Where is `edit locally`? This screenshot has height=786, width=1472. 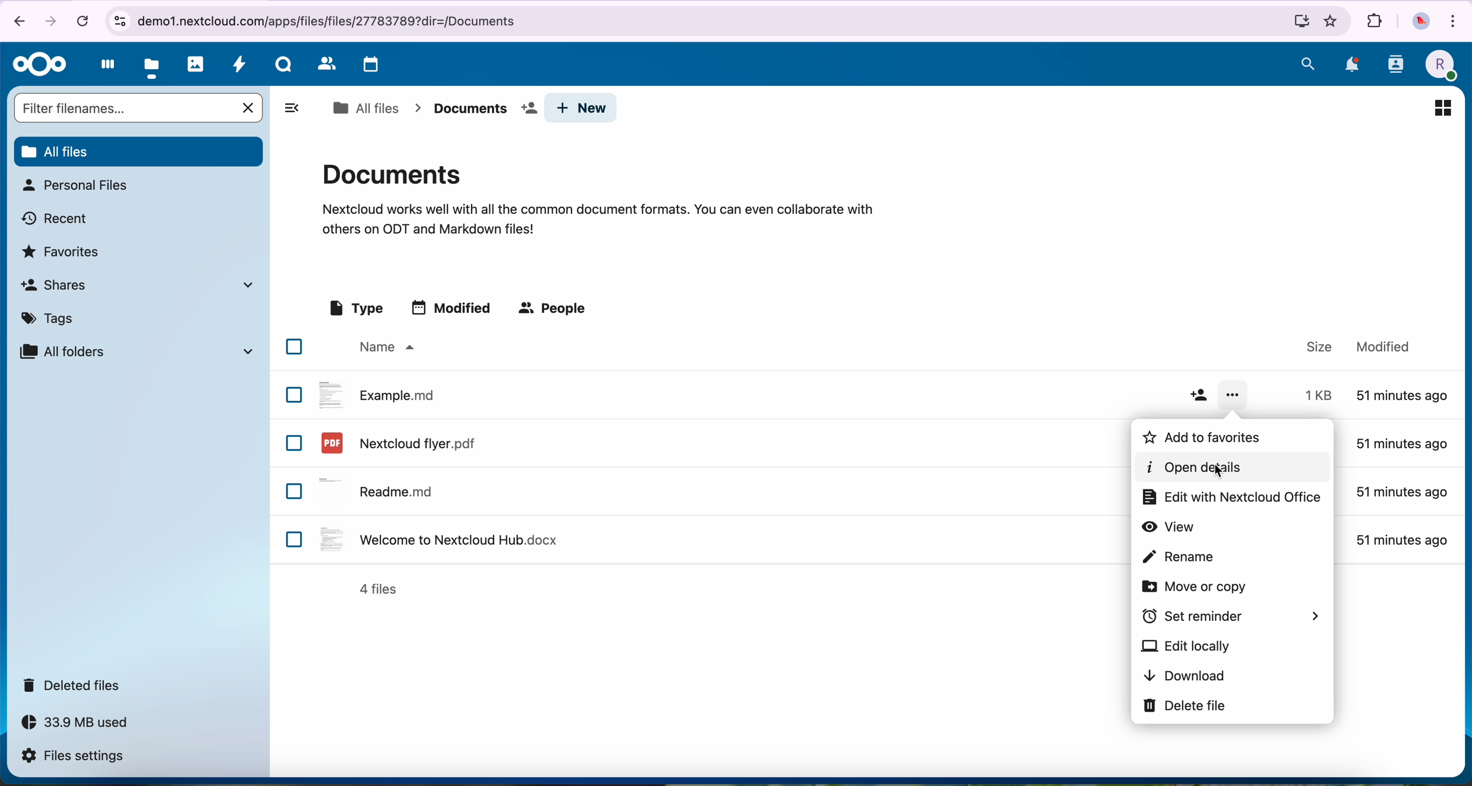
edit locally is located at coordinates (1187, 645).